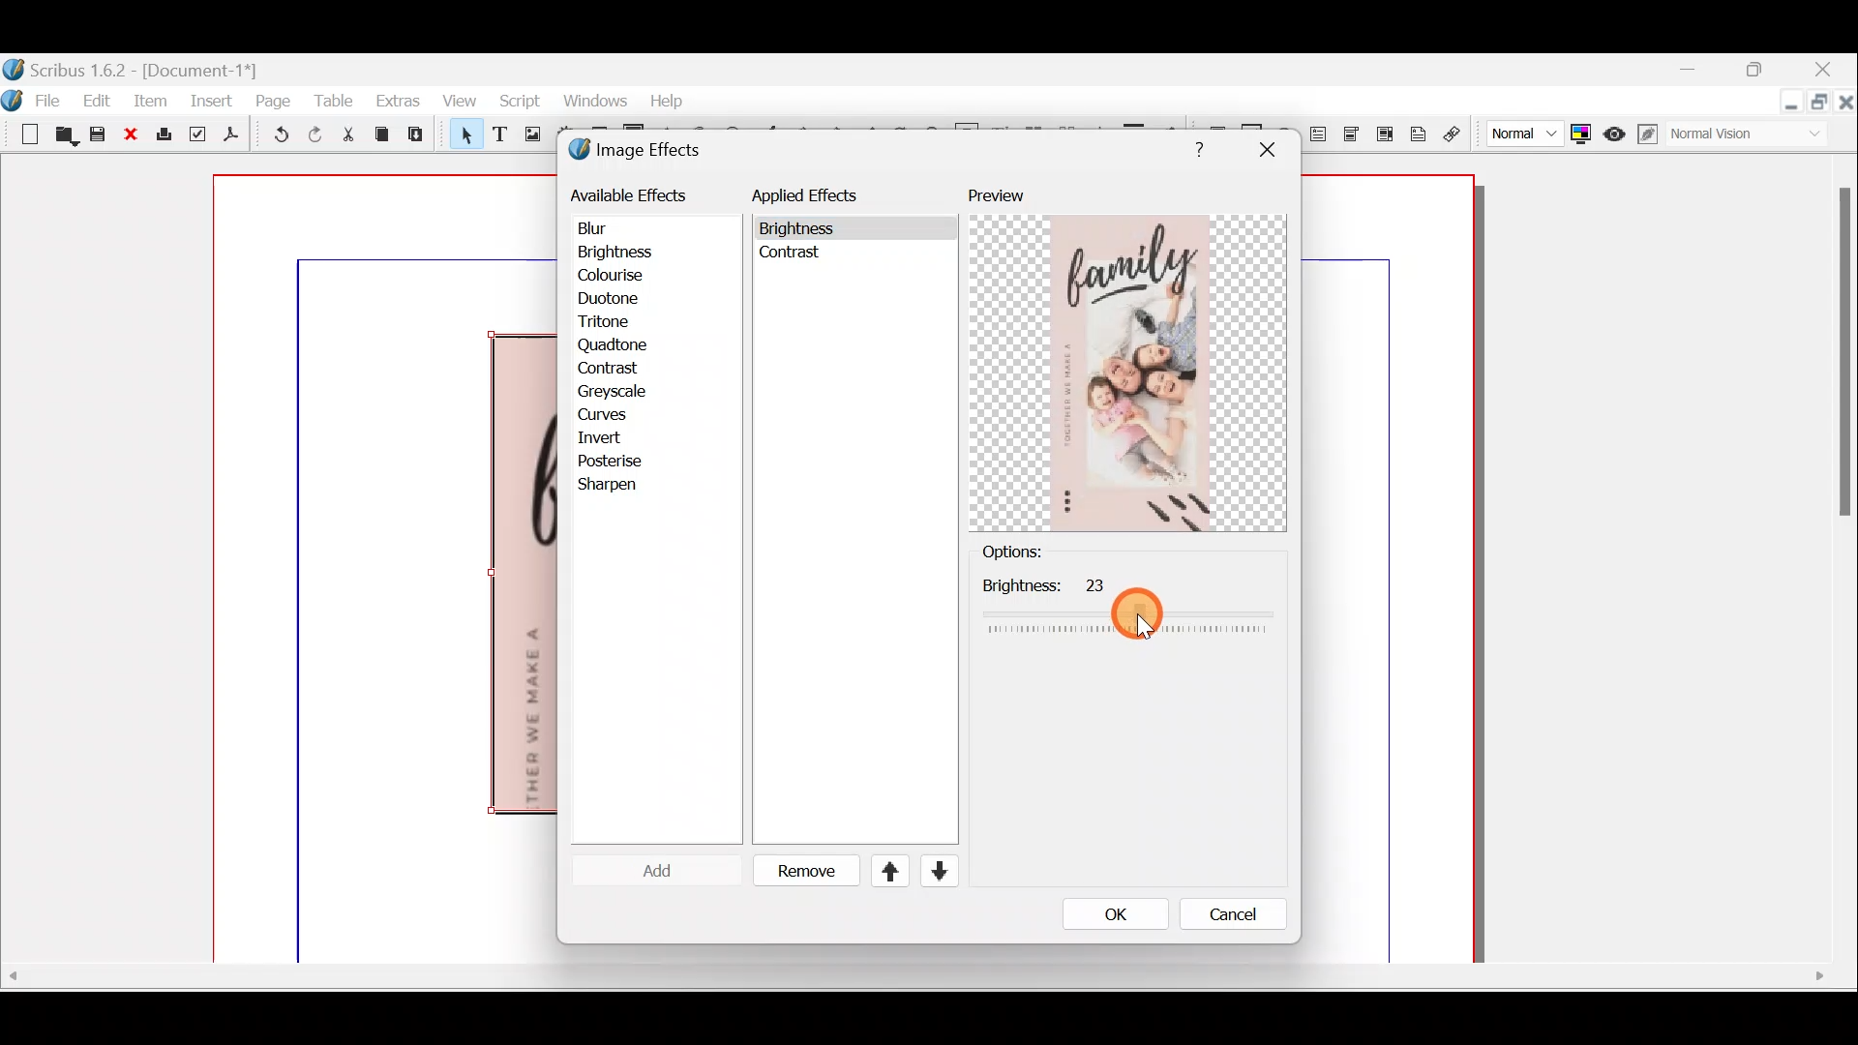  Describe the element at coordinates (1583, 133) in the screenshot. I see `Toggle colour management system` at that location.